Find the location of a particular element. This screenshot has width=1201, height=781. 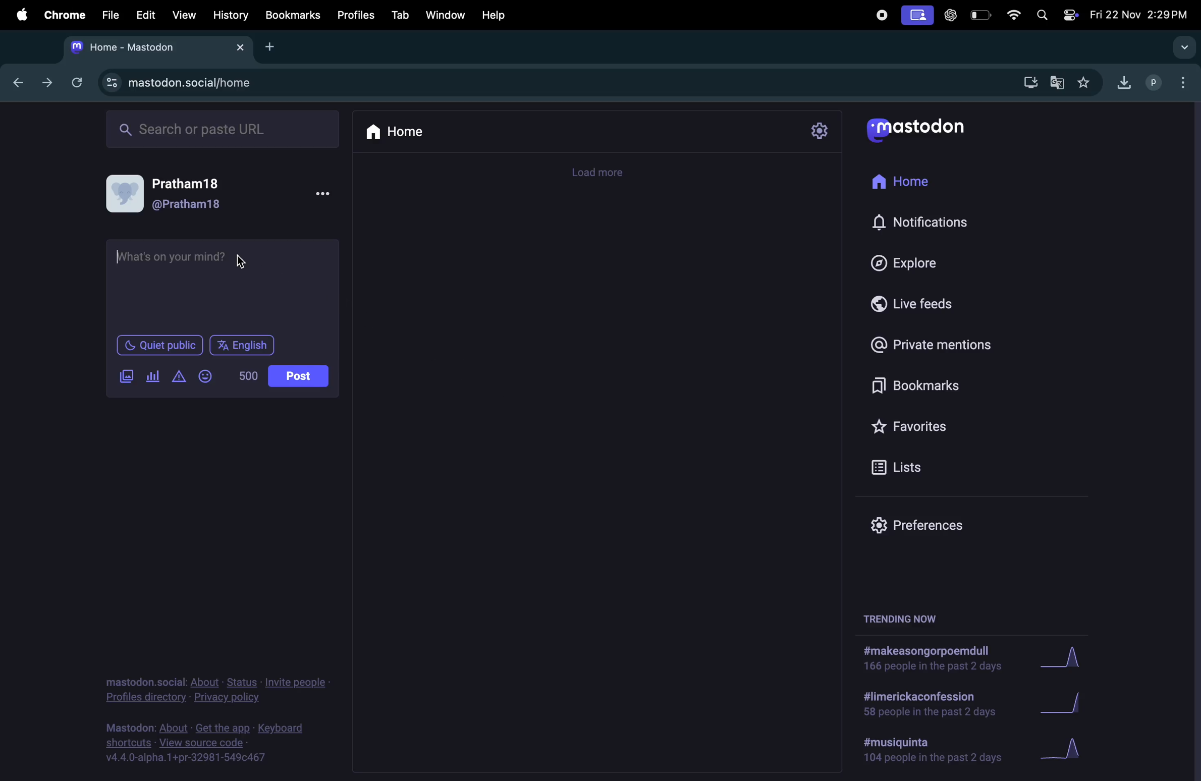

live feed is located at coordinates (928, 302).